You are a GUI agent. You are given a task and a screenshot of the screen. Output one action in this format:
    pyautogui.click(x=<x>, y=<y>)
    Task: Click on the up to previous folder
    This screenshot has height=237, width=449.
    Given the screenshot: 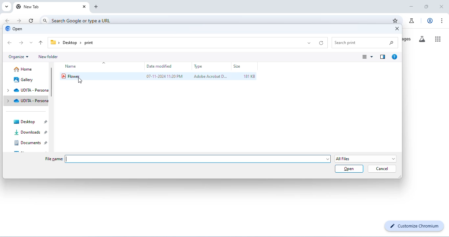 What is the action you would take?
    pyautogui.click(x=41, y=43)
    